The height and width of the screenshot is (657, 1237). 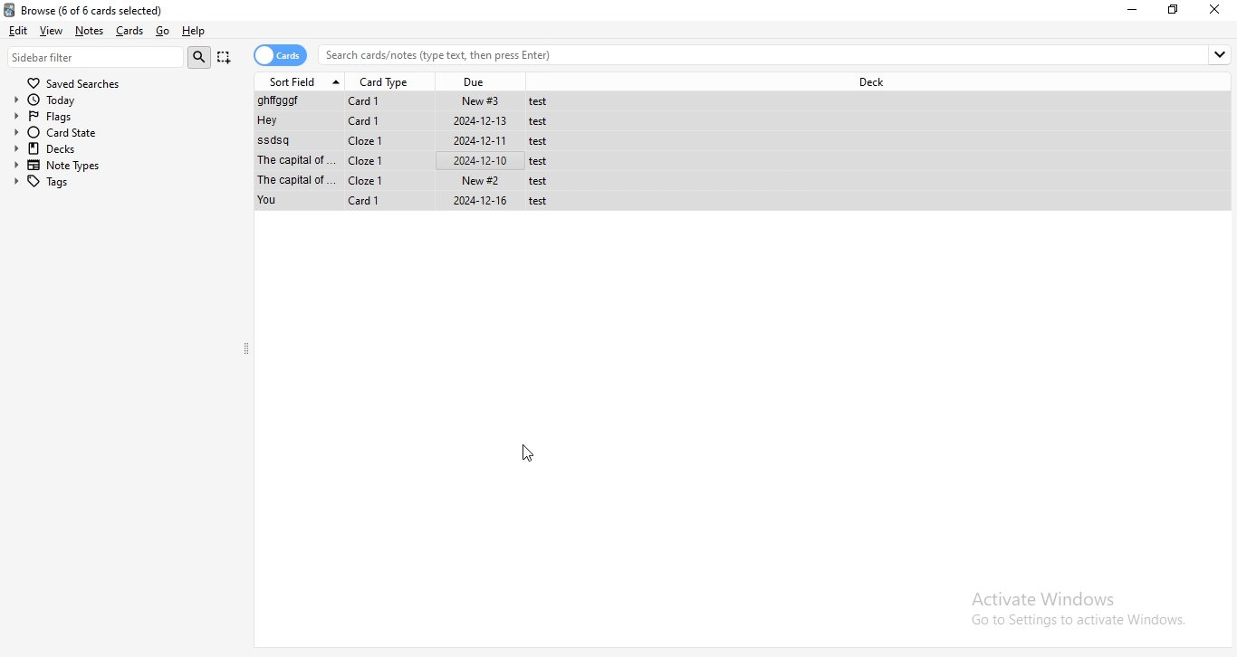 I want to click on help, so click(x=198, y=33).